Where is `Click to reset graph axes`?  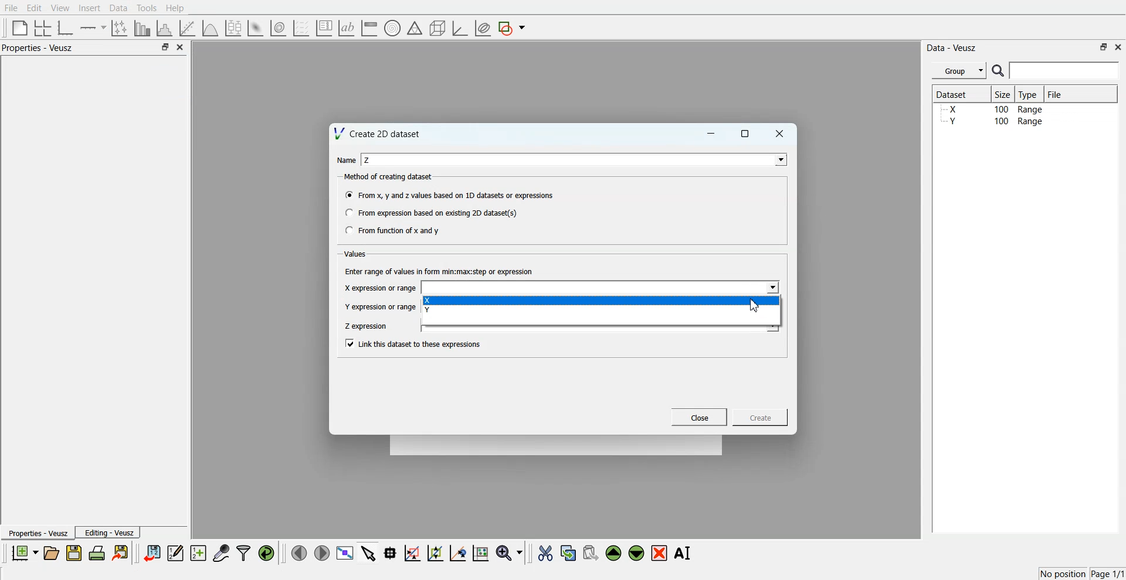
Click to reset graph axes is located at coordinates (480, 552).